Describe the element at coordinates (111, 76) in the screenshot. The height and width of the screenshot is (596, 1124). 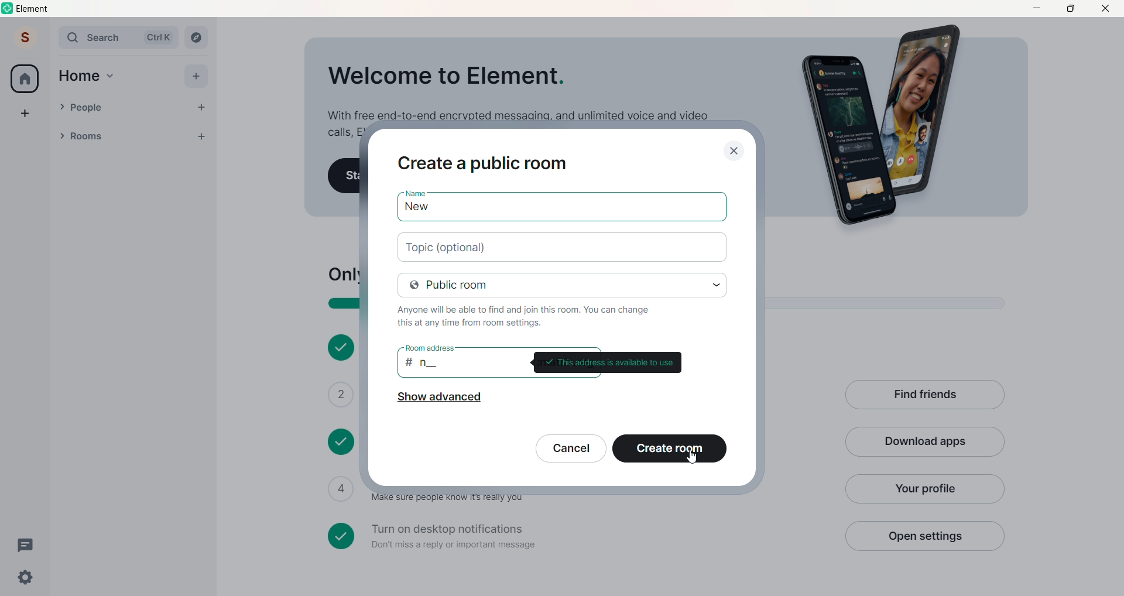
I see `Home Drop Down` at that location.